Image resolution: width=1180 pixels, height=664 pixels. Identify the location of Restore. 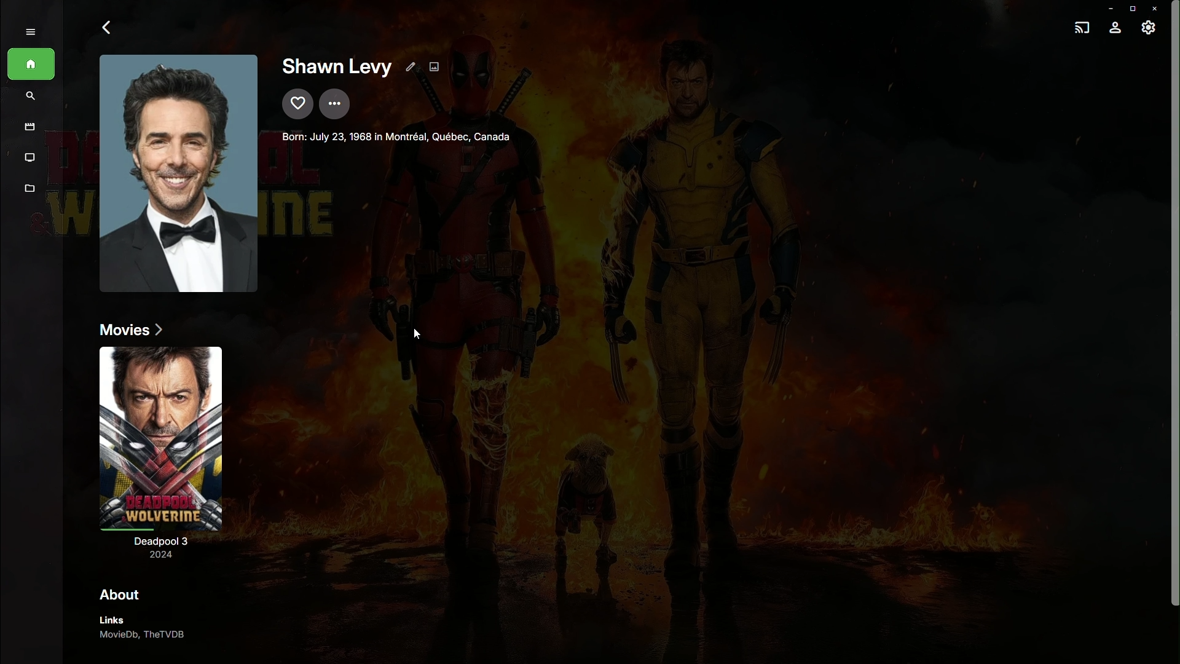
(1130, 7).